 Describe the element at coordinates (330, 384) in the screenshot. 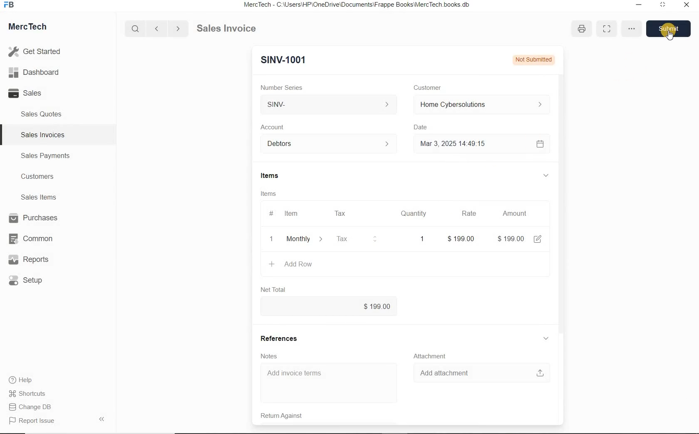

I see `Add invoice terms` at that location.